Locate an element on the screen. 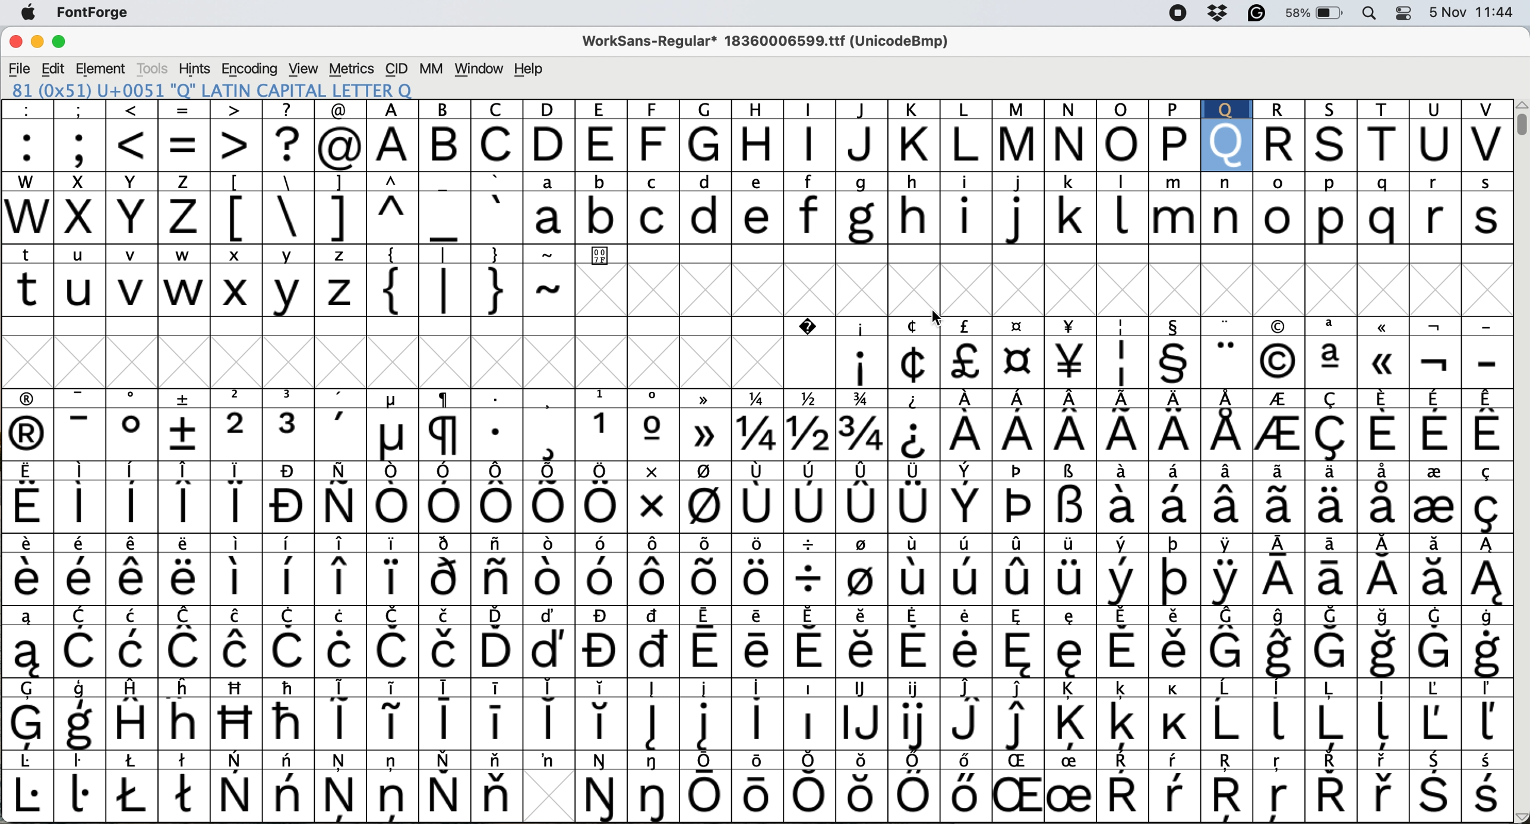 The image size is (1530, 824). system logo is located at coordinates (30, 15).